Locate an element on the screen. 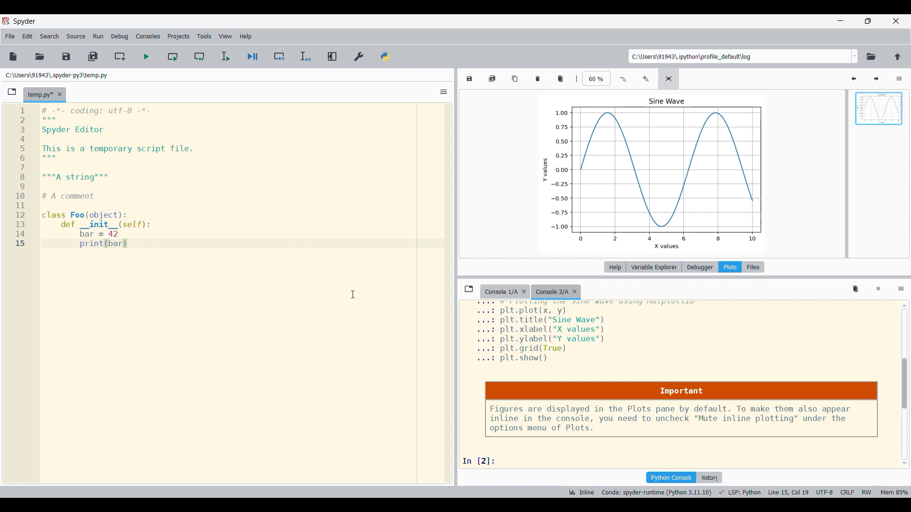 The width and height of the screenshot is (911, 512). input is located at coordinates (483, 460).